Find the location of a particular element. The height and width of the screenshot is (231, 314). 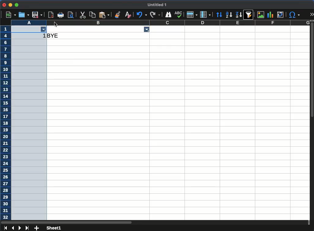

special characters is located at coordinates (294, 15).